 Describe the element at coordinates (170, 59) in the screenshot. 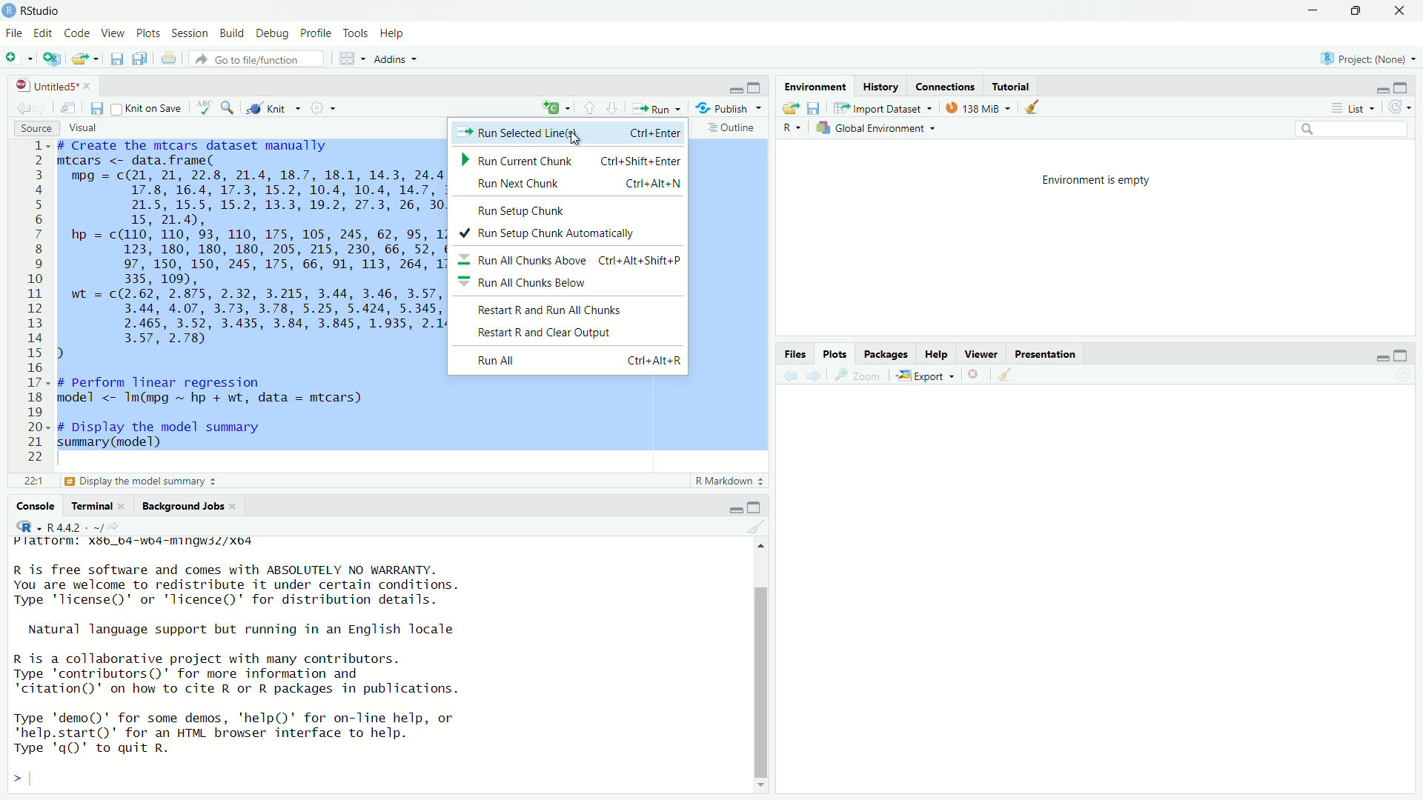

I see `print the current file` at that location.